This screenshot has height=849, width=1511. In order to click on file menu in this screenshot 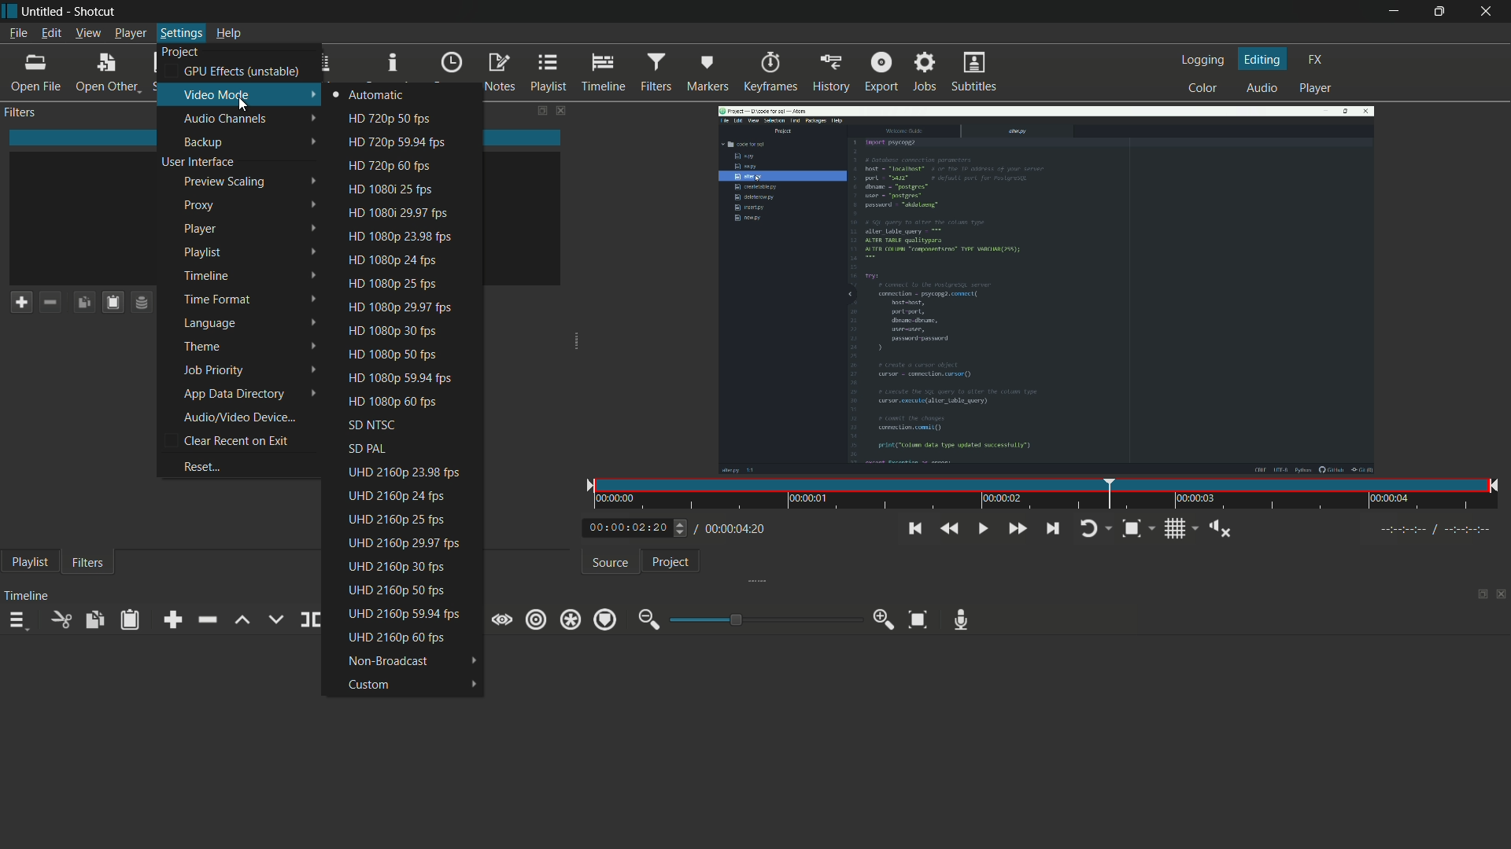, I will do `click(18, 34)`.